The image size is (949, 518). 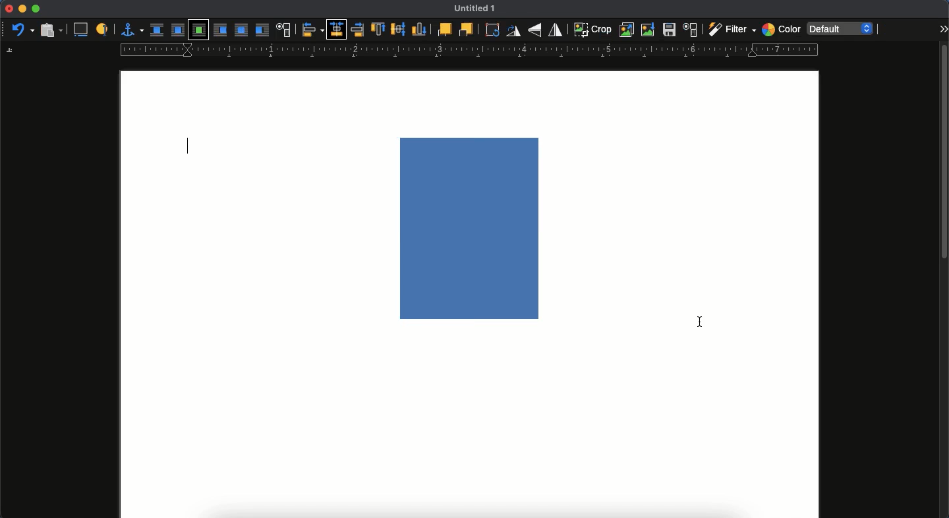 I want to click on minimize , so click(x=22, y=9).